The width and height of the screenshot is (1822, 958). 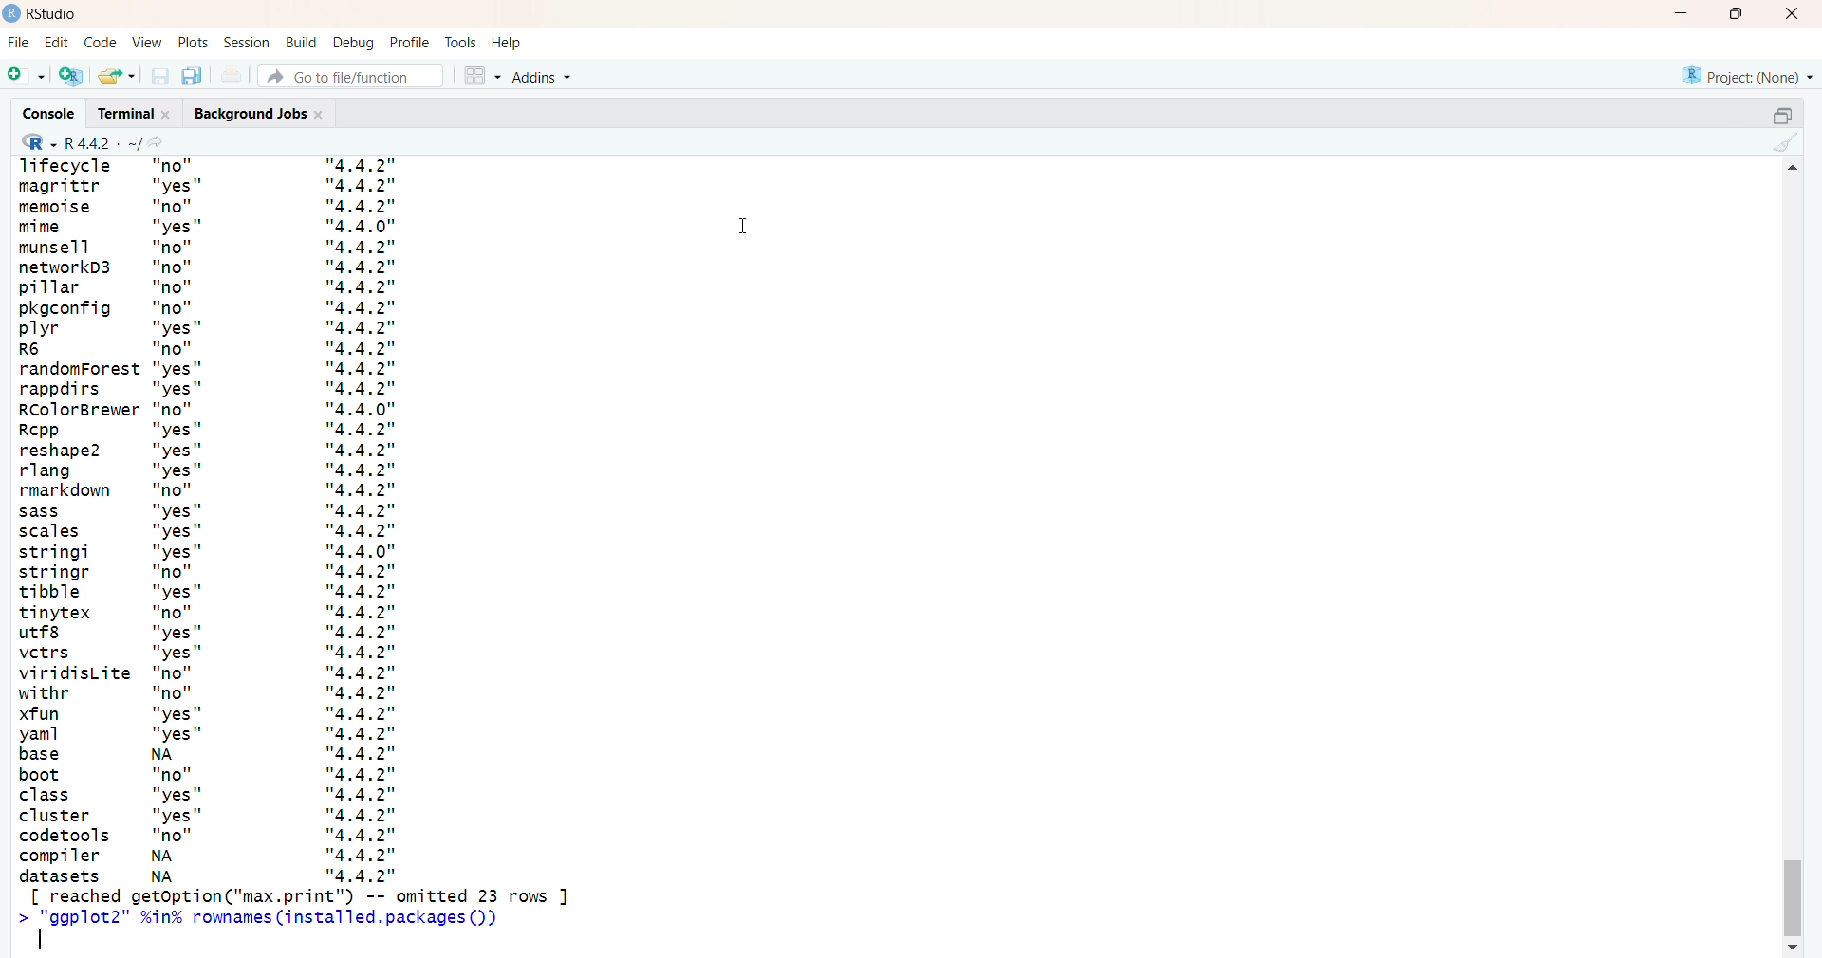 I want to click on background jobs, so click(x=259, y=113).